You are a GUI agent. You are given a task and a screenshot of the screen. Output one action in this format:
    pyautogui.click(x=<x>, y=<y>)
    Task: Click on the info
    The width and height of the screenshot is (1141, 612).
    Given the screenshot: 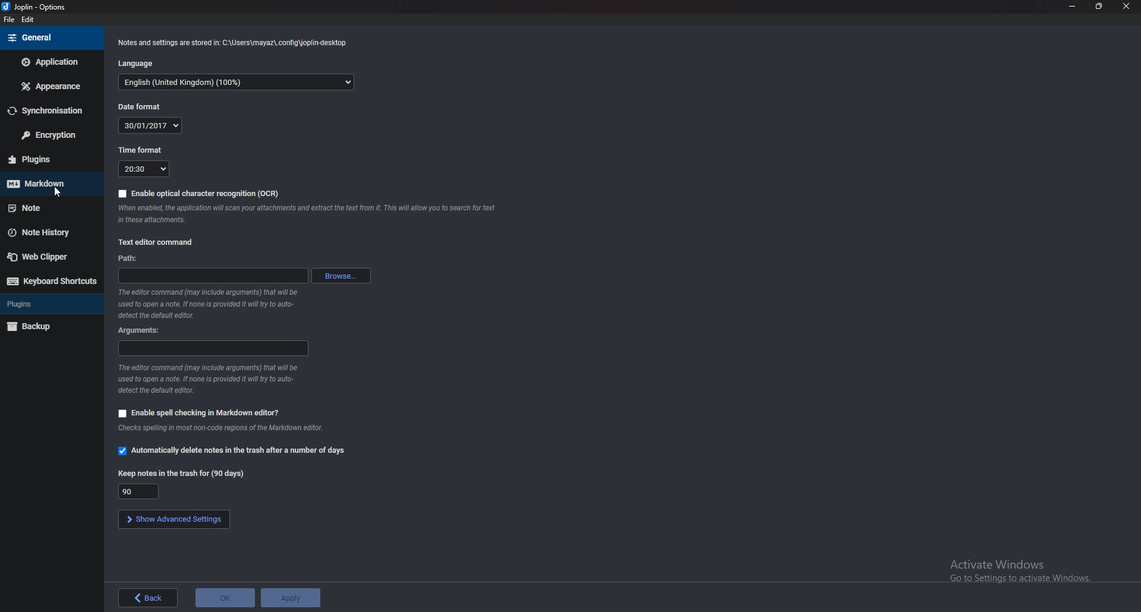 What is the action you would take?
    pyautogui.click(x=210, y=304)
    